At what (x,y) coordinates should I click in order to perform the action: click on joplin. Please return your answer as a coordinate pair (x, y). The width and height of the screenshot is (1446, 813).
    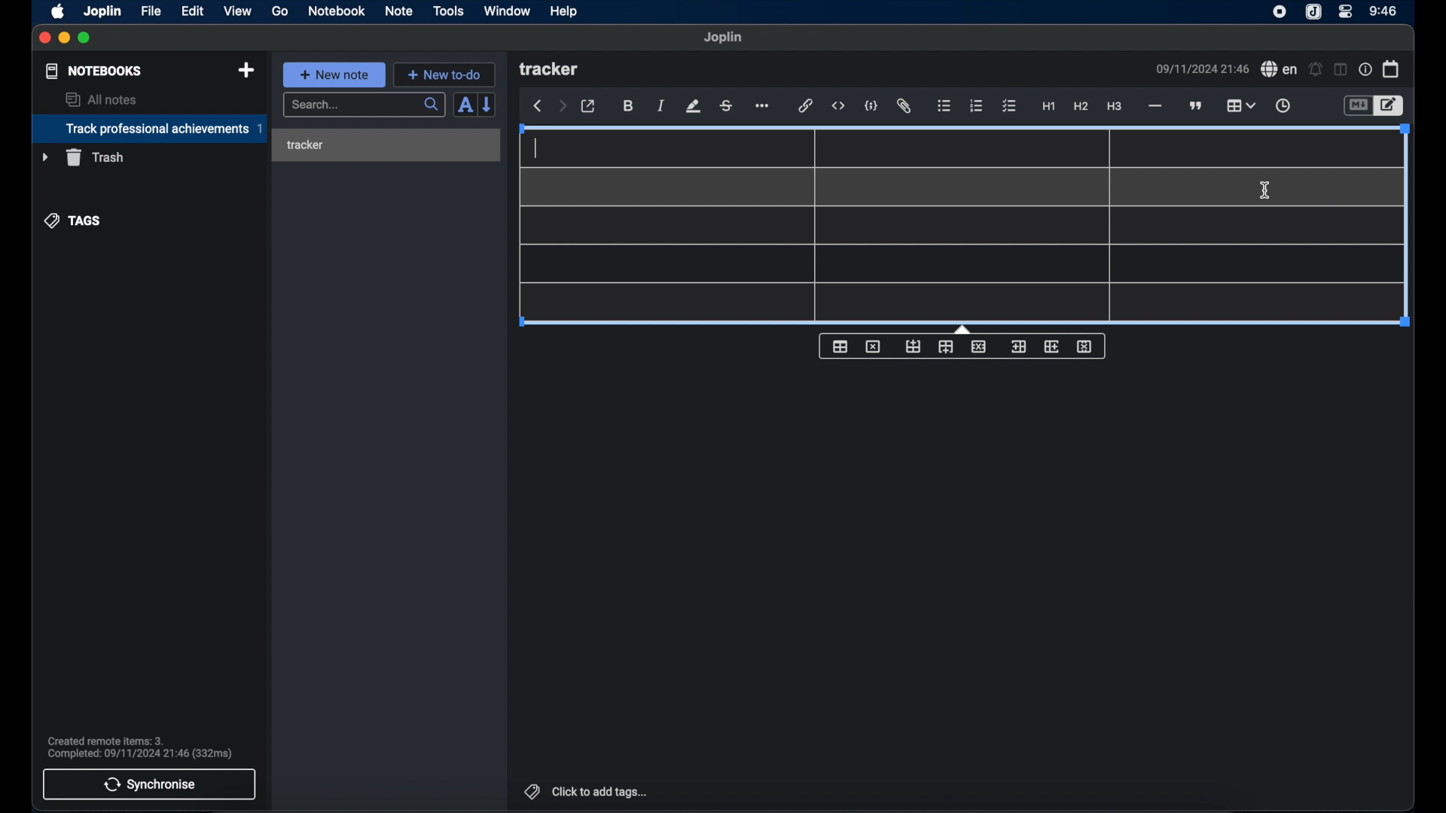
    Looking at the image, I should click on (1313, 13).